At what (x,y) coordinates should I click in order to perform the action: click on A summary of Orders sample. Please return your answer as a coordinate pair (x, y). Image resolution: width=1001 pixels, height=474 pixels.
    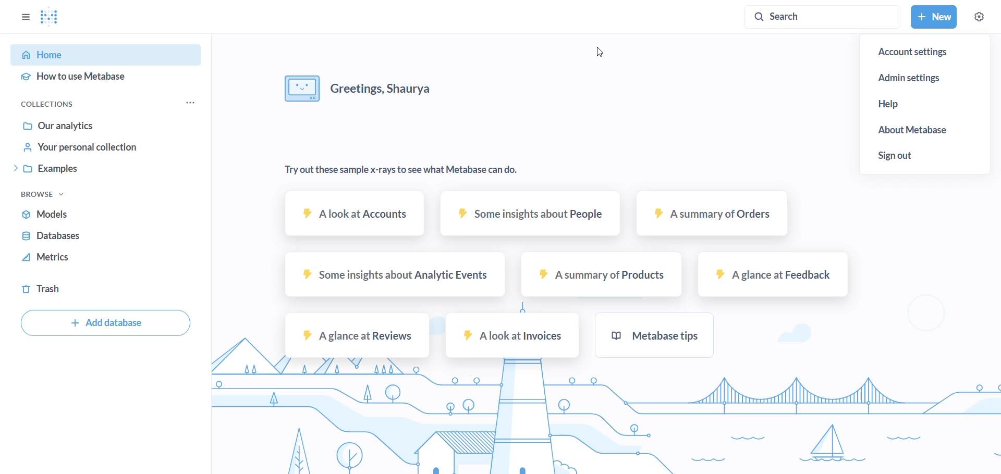
    Looking at the image, I should click on (703, 217).